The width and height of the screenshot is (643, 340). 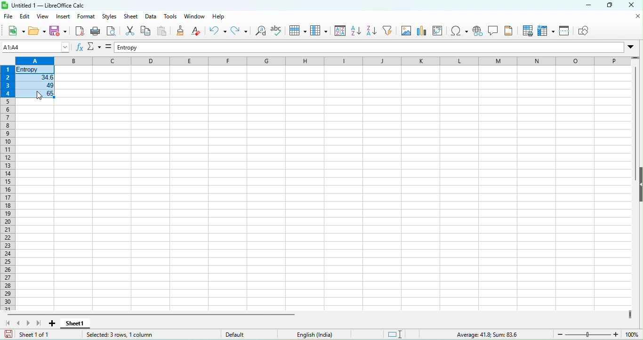 I want to click on help, so click(x=221, y=17).